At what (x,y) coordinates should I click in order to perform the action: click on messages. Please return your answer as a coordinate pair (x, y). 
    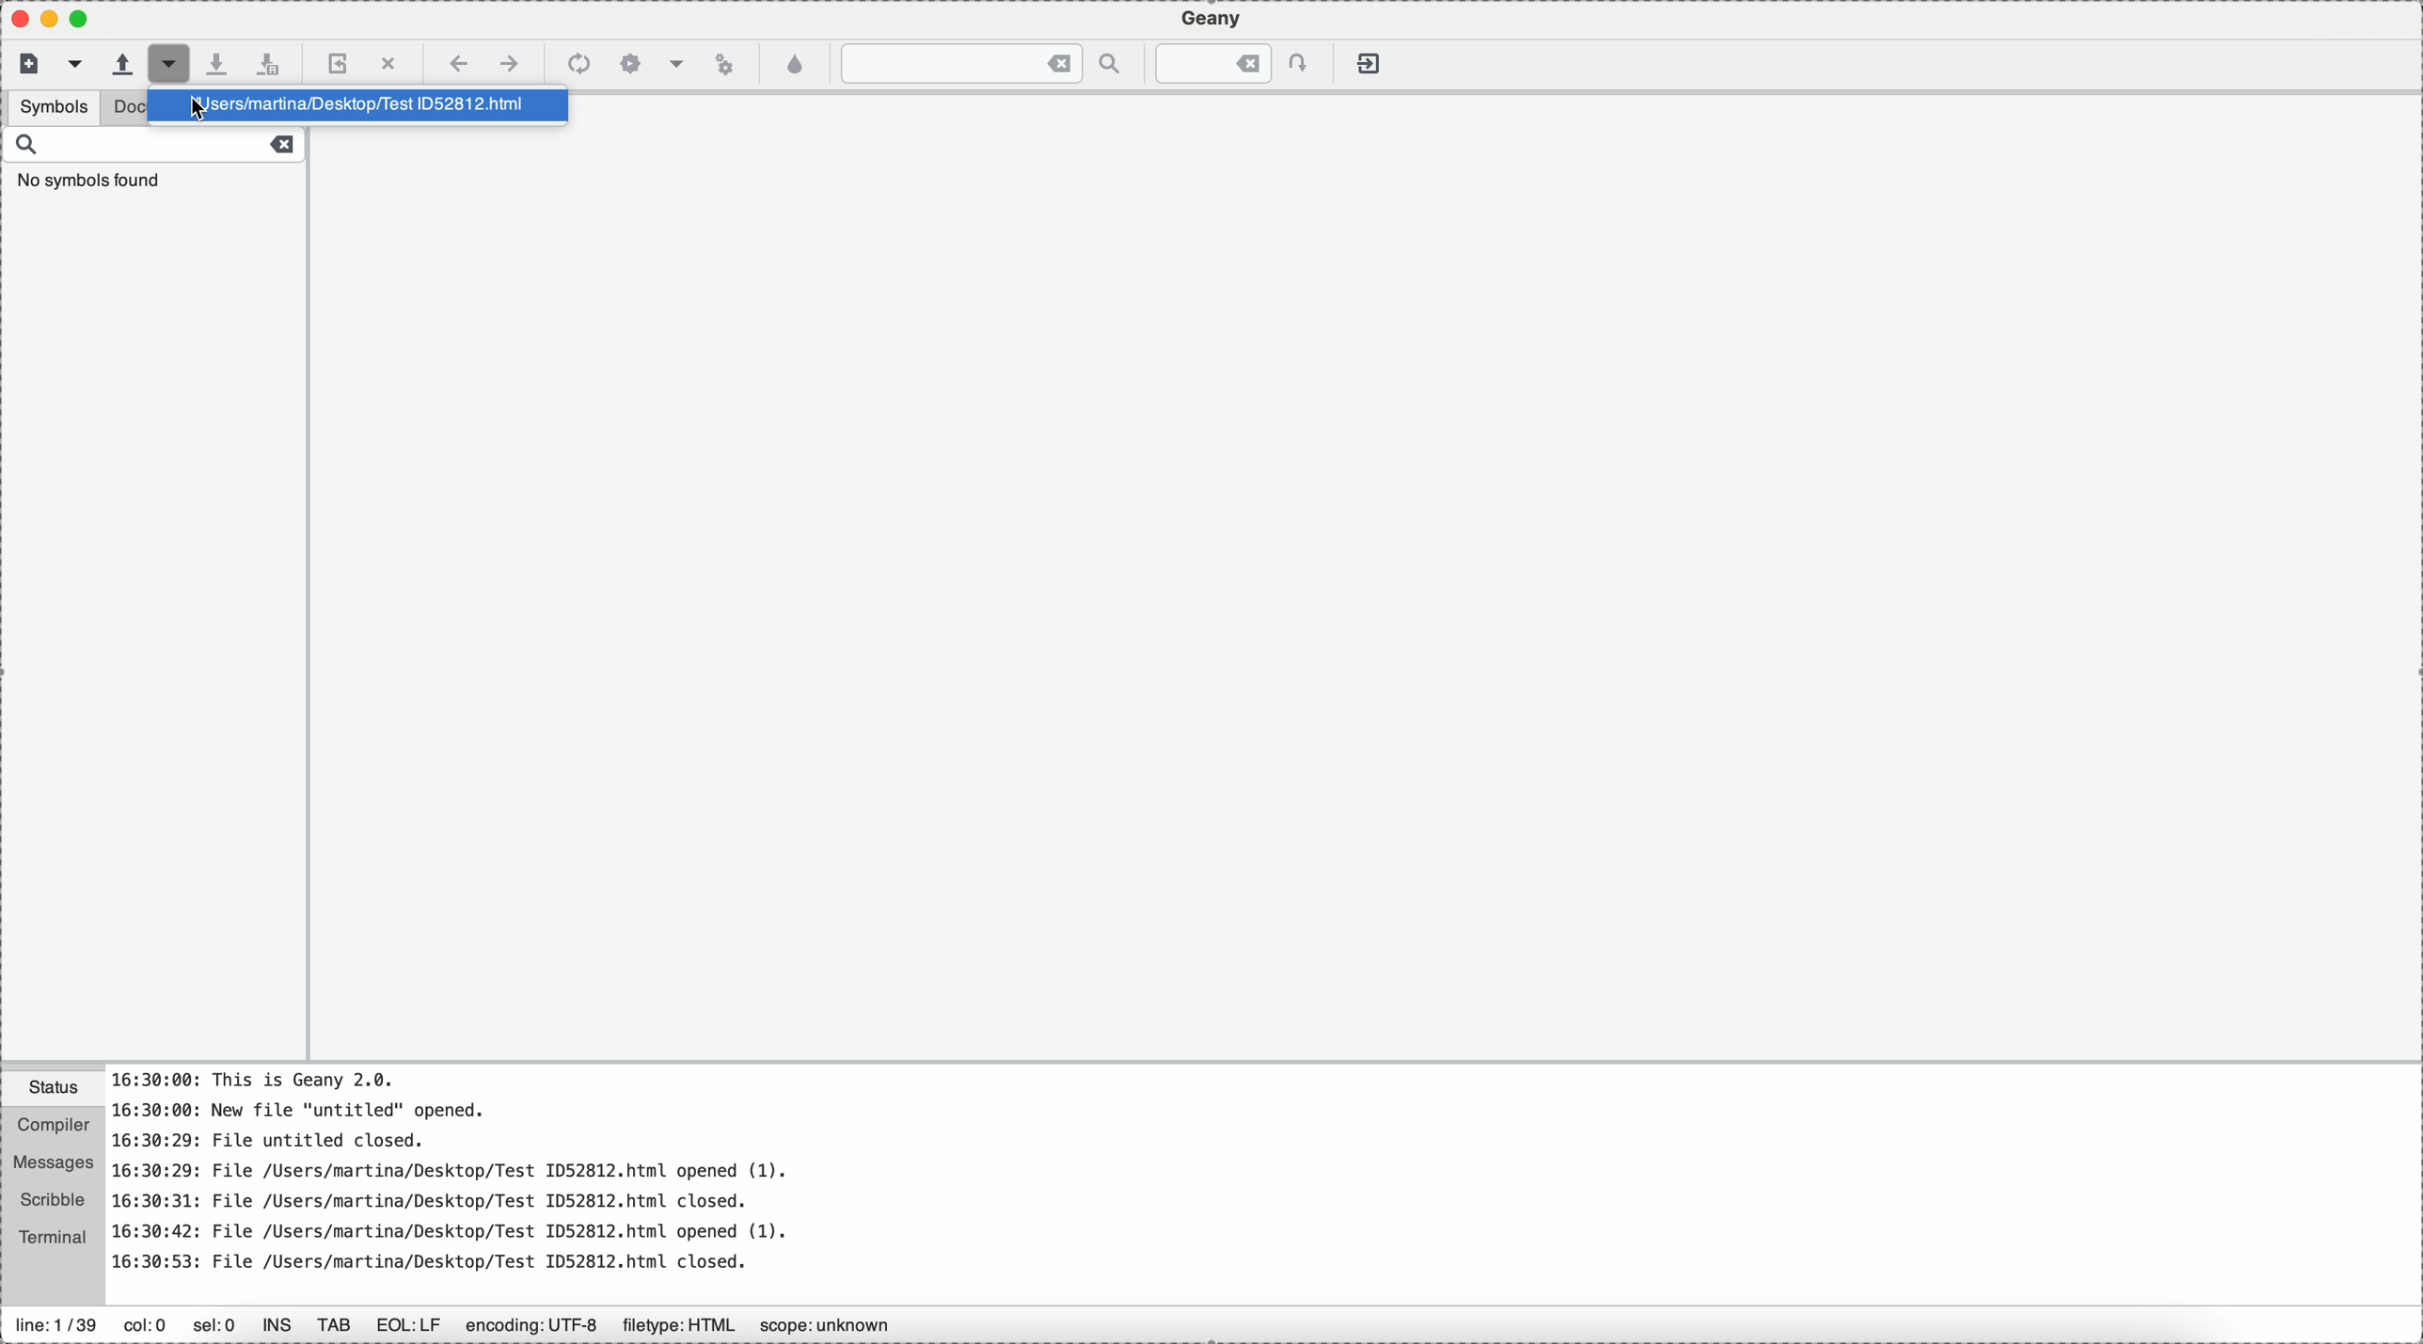
    Looking at the image, I should click on (55, 1163).